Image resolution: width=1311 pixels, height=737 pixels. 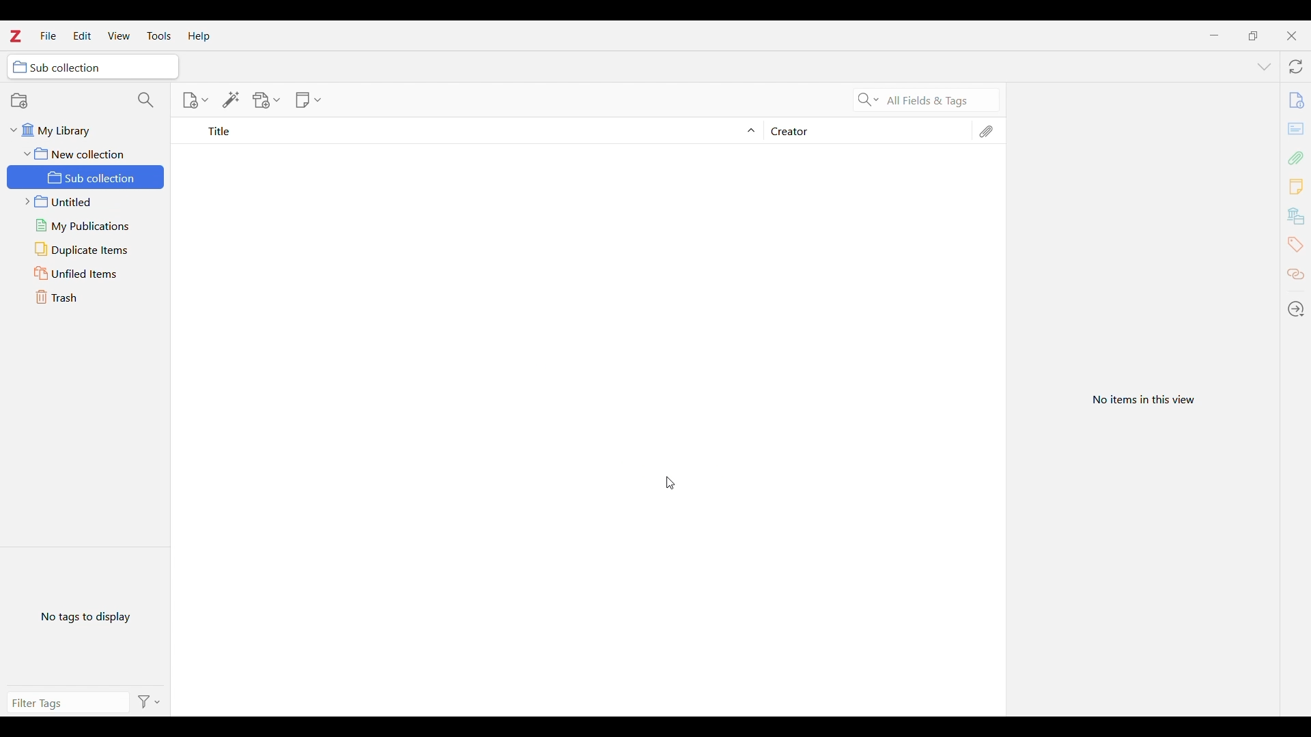 I want to click on My publications folder, so click(x=87, y=202).